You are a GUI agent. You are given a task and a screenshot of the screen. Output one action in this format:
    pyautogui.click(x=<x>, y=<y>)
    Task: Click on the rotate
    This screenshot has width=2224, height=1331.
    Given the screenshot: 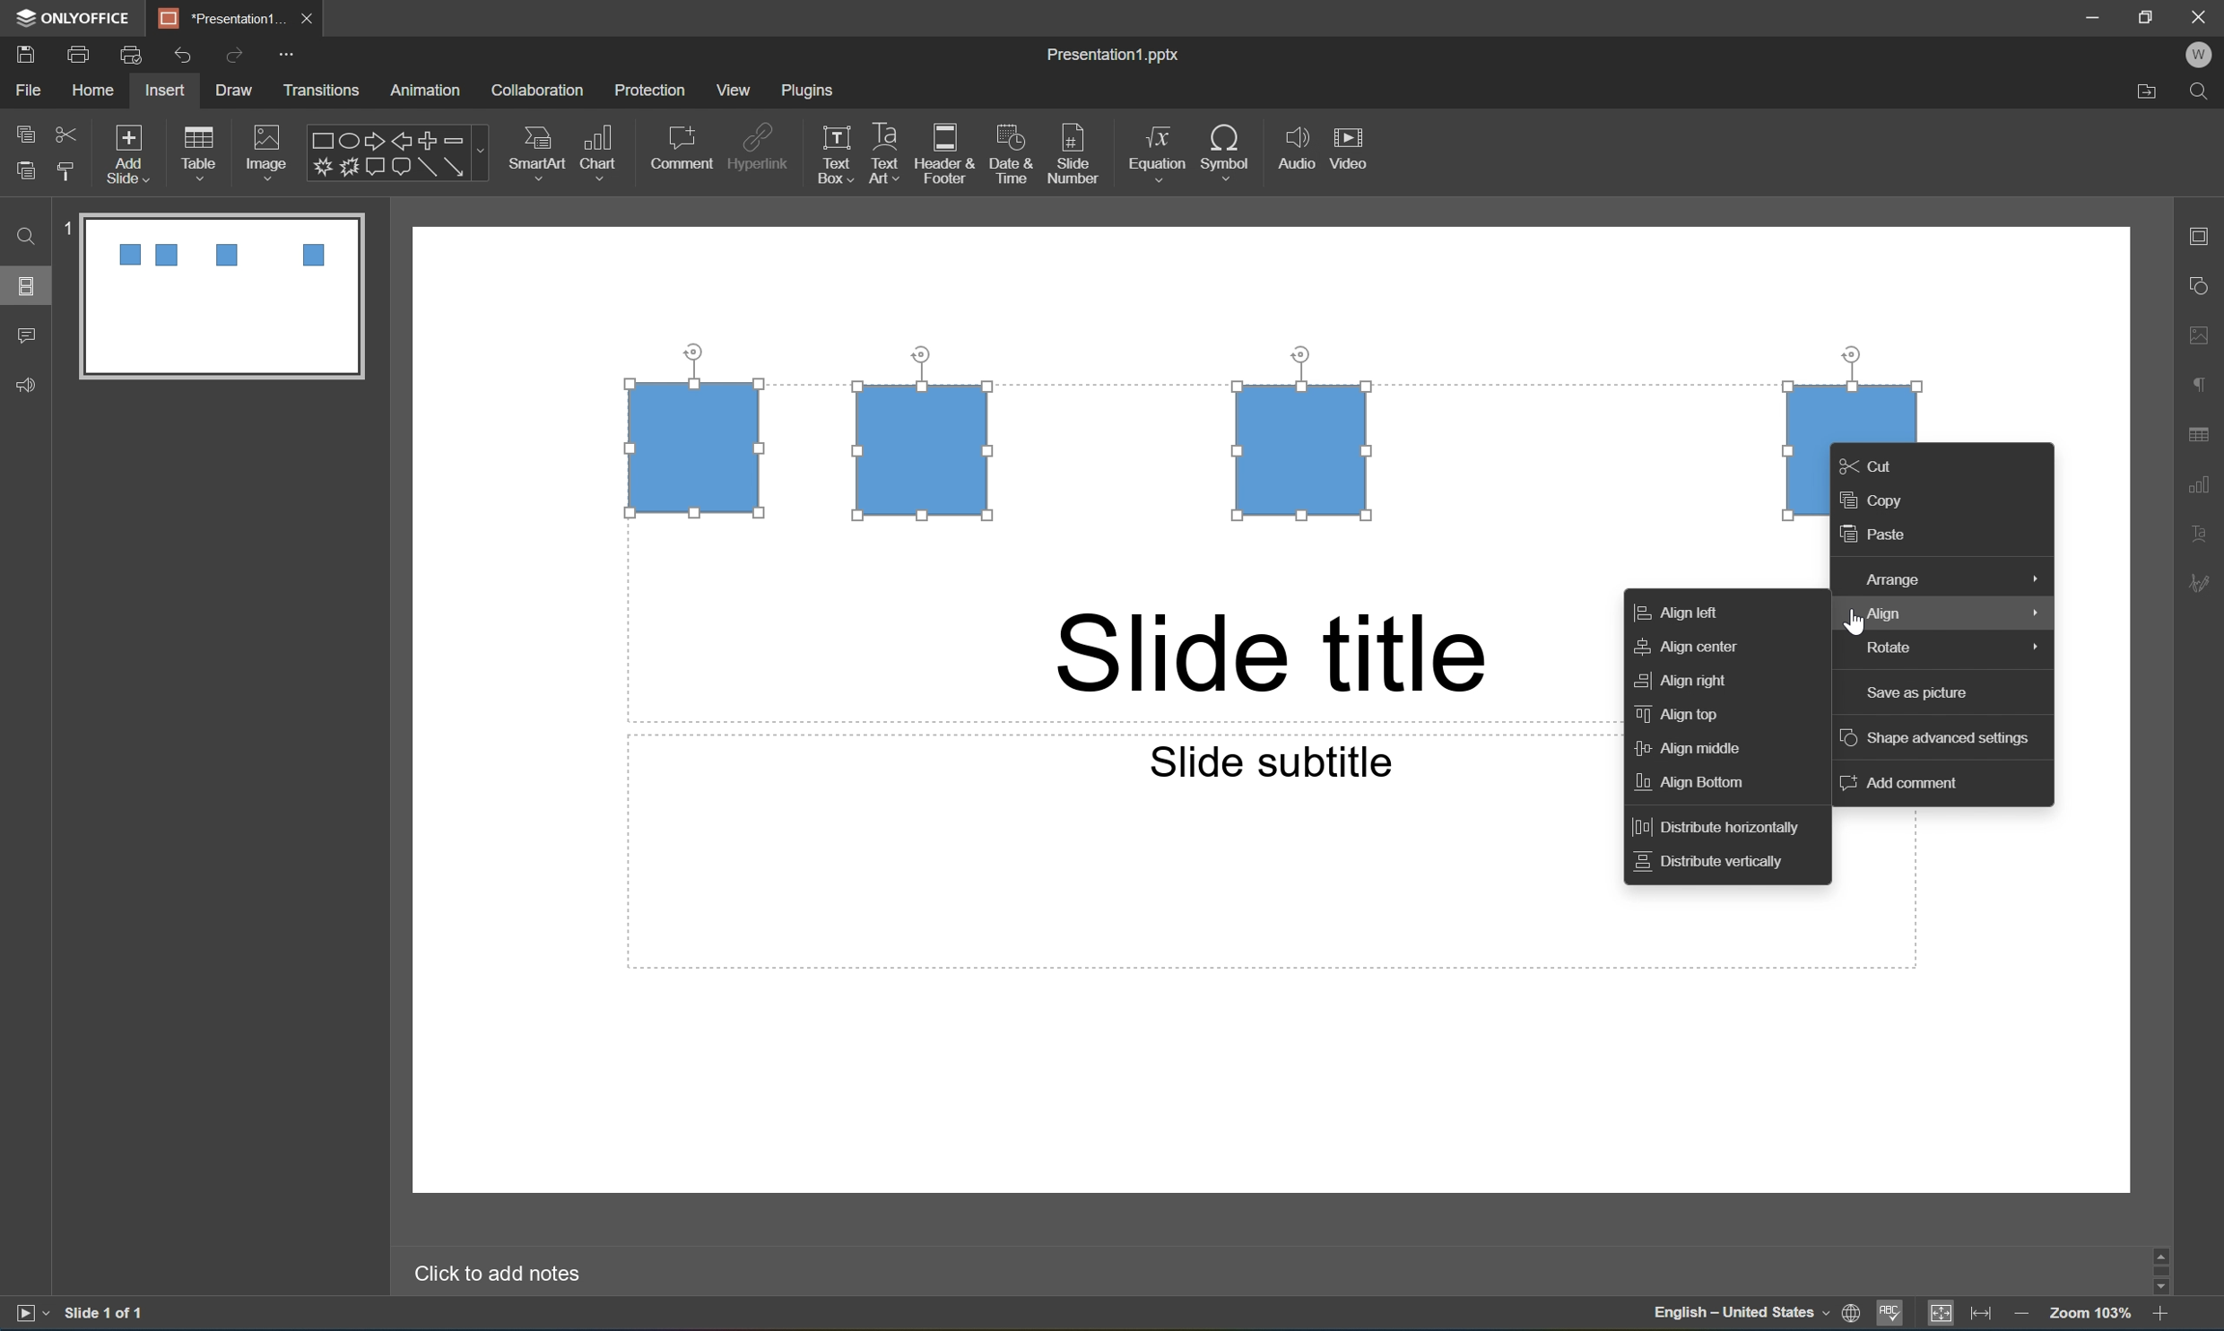 What is the action you would take?
    pyautogui.click(x=1946, y=649)
    